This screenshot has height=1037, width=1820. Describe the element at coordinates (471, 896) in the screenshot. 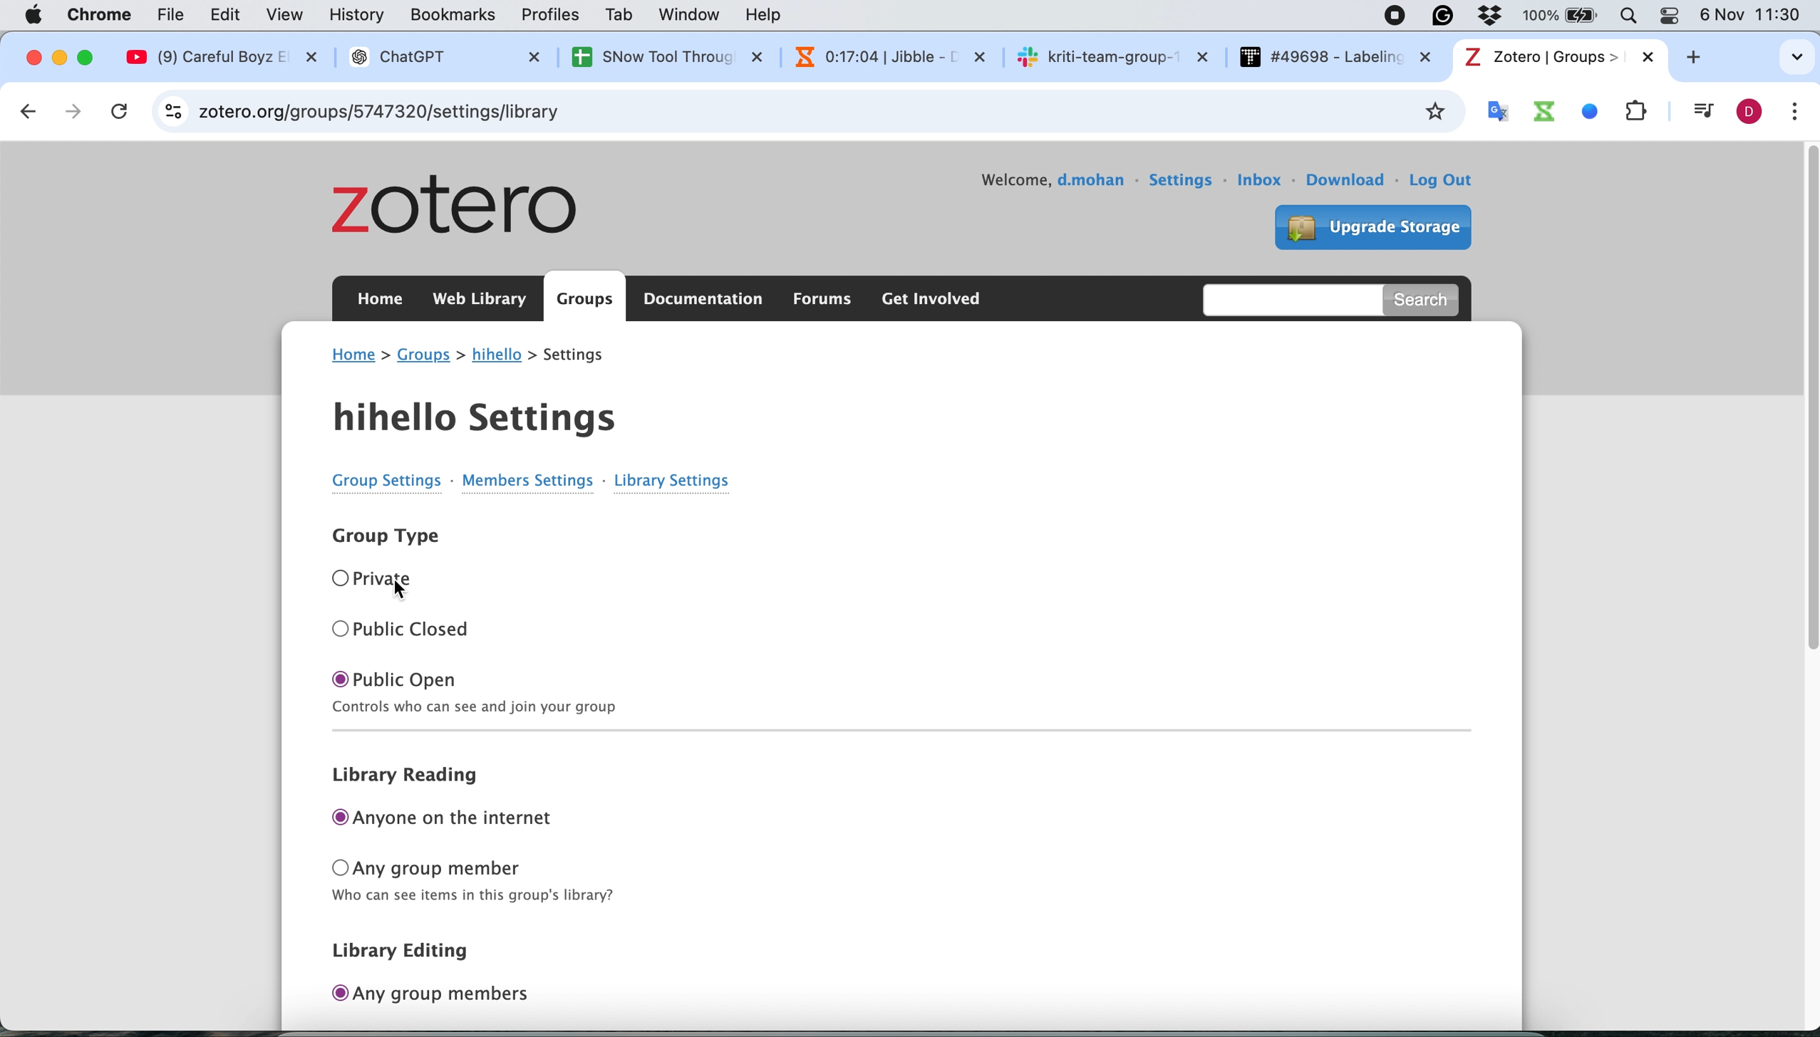

I see `Who can see items in this group's library` at that location.